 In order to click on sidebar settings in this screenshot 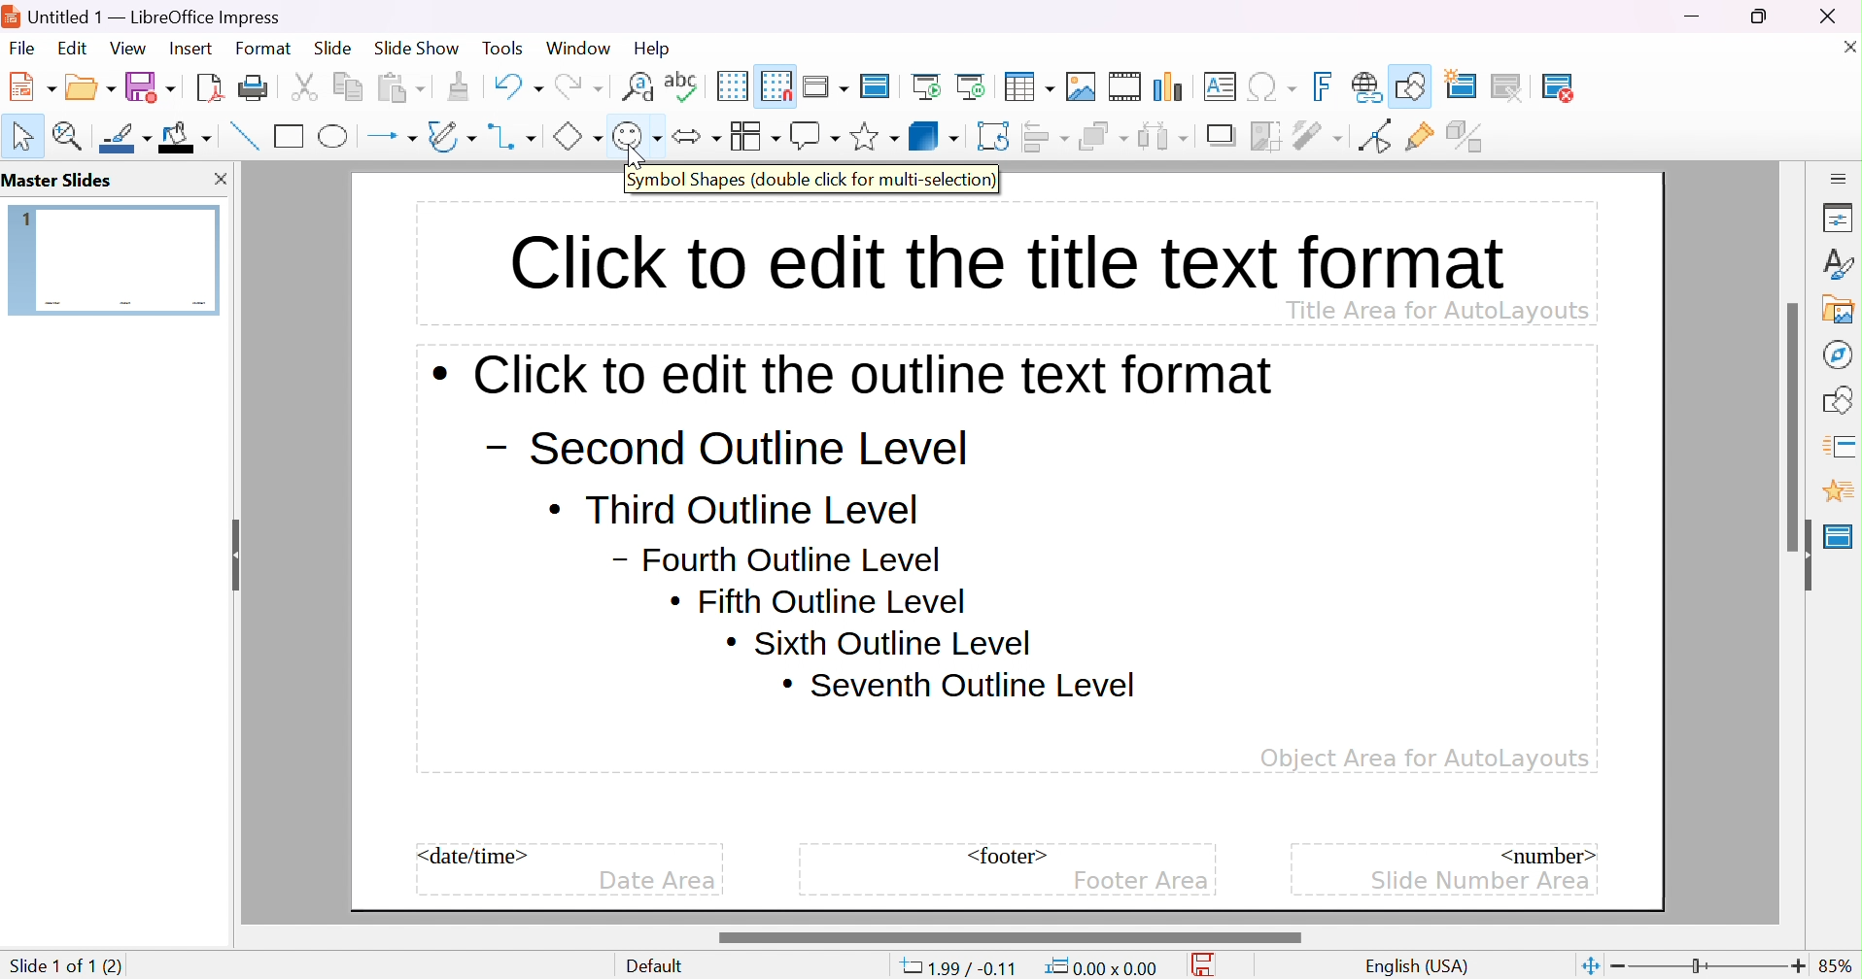, I will do `click(1840, 177)`.